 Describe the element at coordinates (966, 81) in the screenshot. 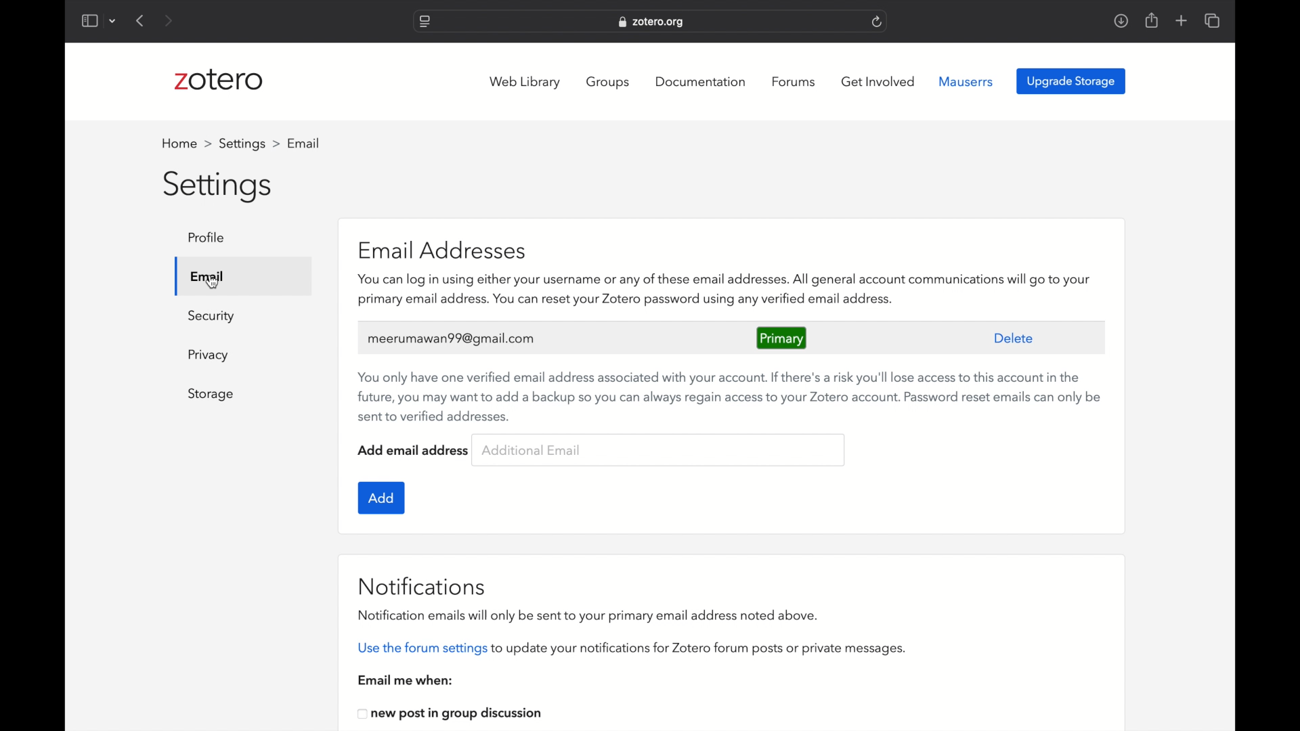

I see `mauserrs` at that location.